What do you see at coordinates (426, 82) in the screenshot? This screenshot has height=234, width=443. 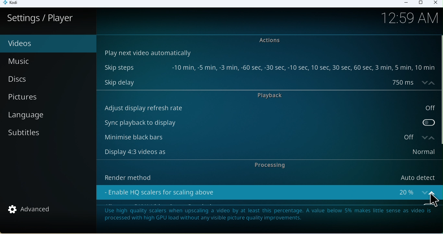 I see `increase/decrease` at bounding box center [426, 82].